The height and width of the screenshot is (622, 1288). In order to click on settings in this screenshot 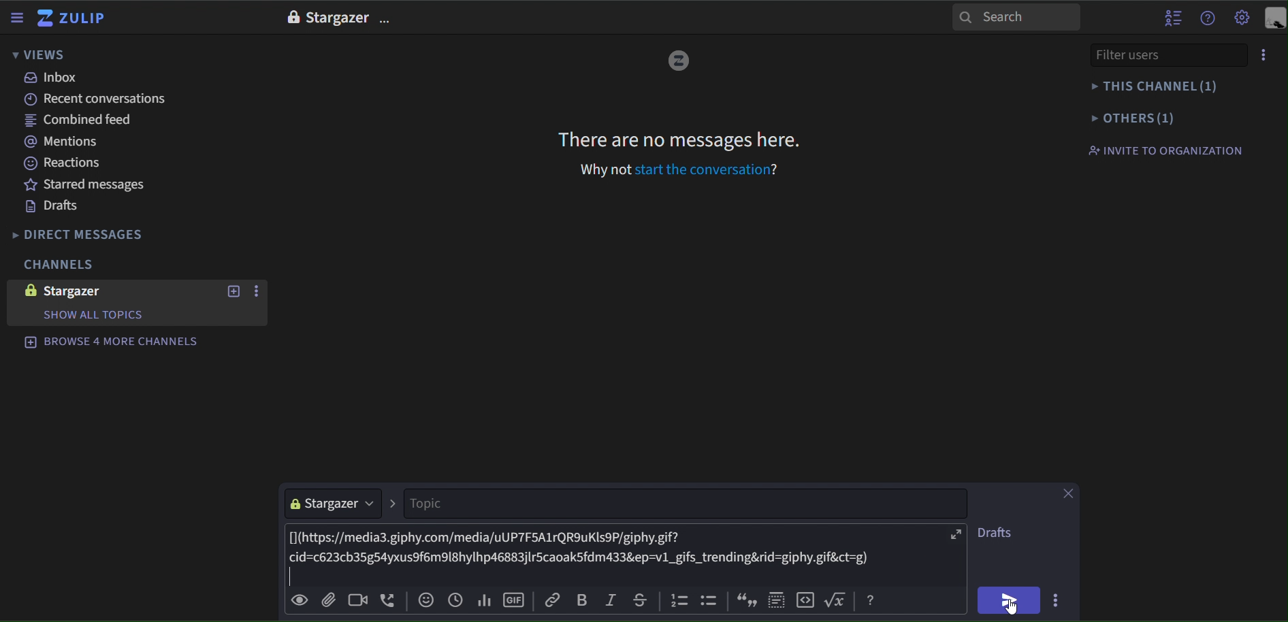, I will do `click(1242, 19)`.